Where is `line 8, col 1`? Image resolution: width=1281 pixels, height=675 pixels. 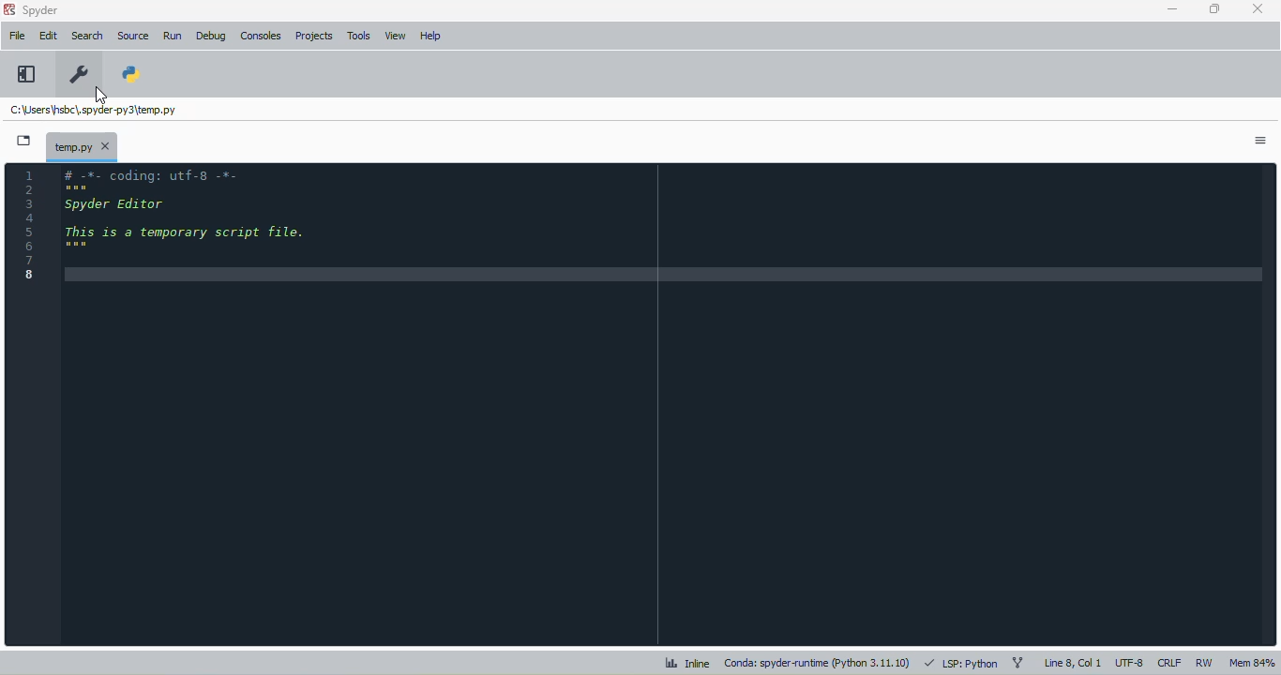
line 8, col 1 is located at coordinates (1073, 663).